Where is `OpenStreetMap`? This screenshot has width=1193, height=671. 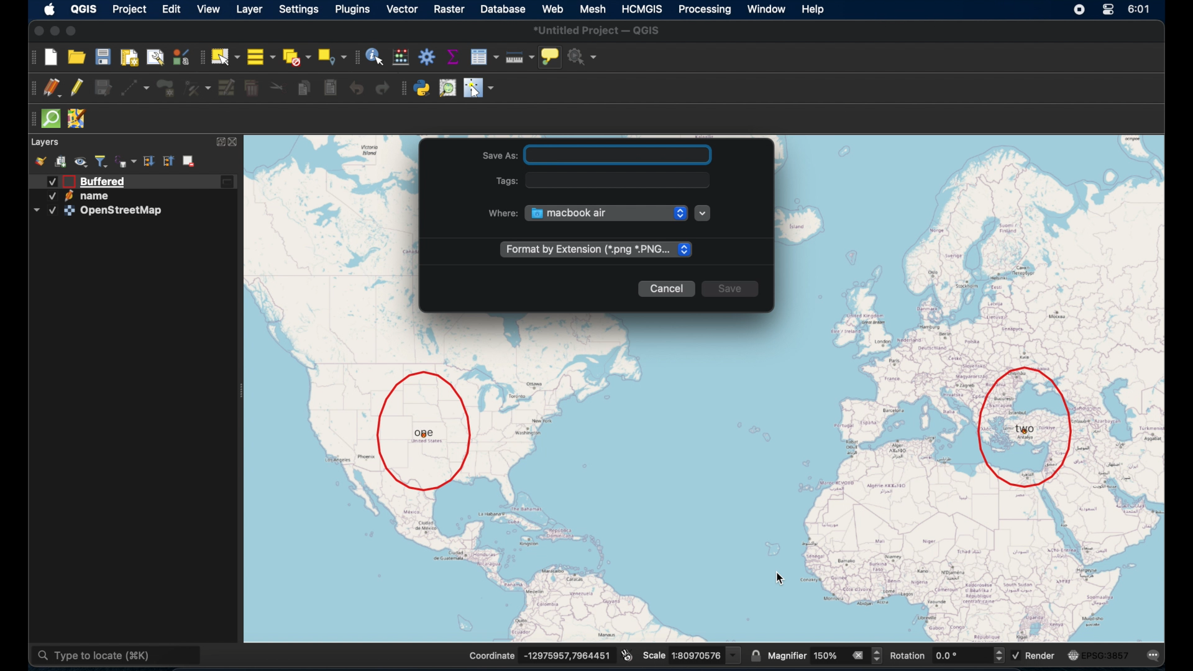 OpenStreetMap is located at coordinates (124, 212).